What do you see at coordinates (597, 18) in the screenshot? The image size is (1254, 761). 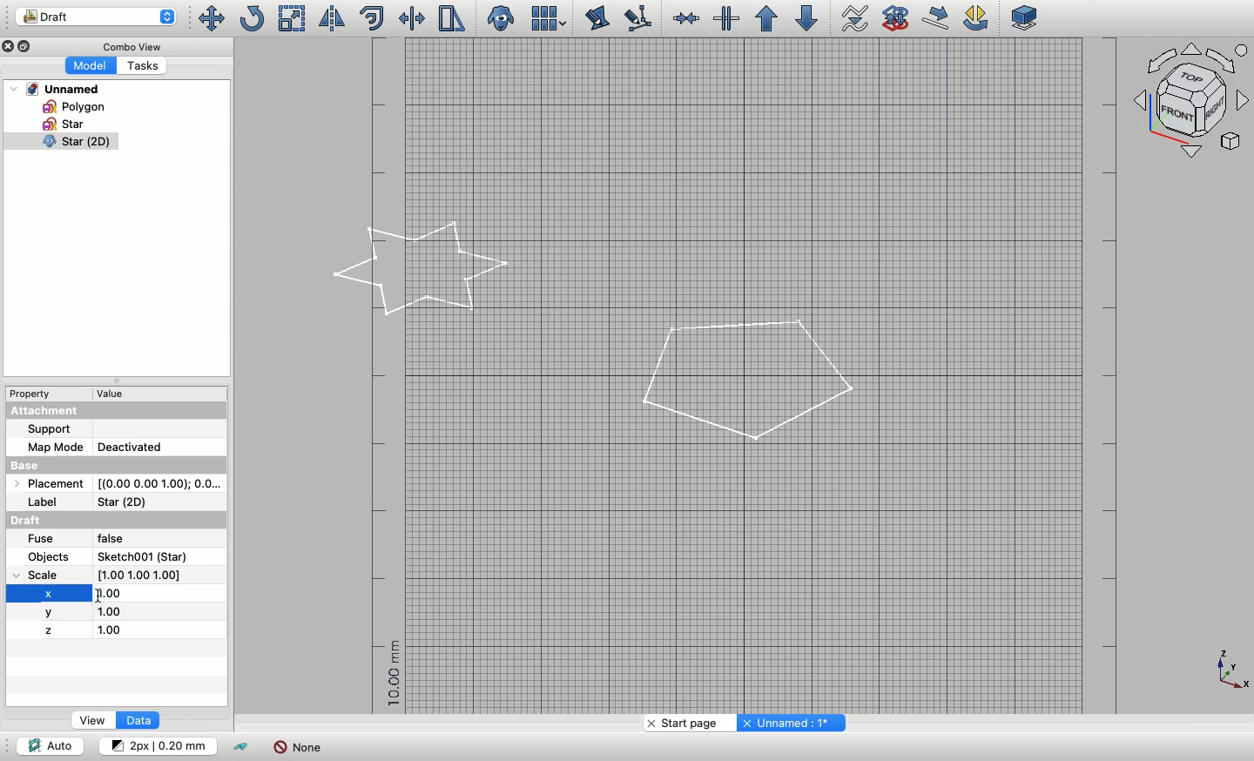 I see `Edit` at bounding box center [597, 18].